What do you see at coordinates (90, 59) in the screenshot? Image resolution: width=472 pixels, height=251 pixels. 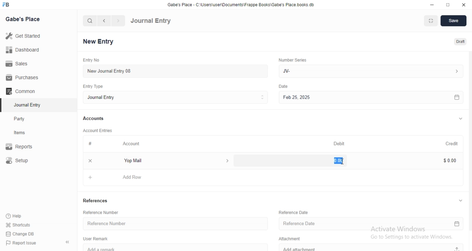 I see `Entry No` at bounding box center [90, 59].